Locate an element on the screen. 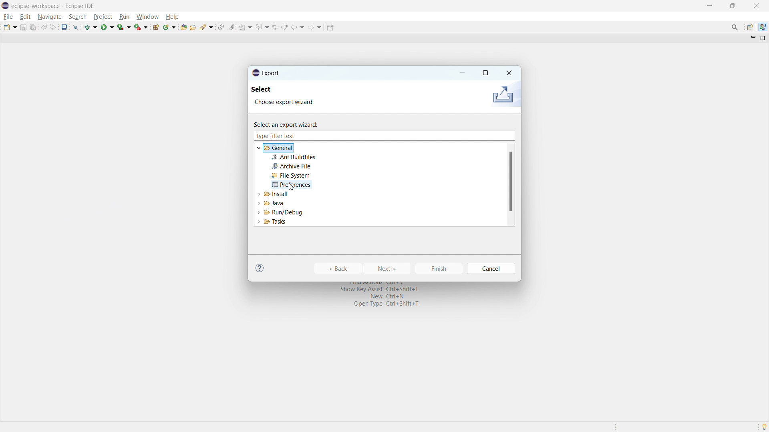 The width and height of the screenshot is (769, 432). java is located at coordinates (763, 26).